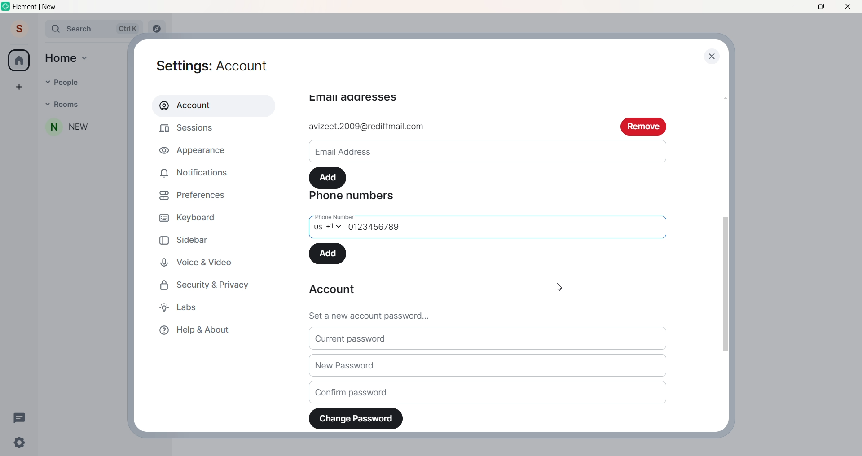  I want to click on Sidebar, so click(185, 239).